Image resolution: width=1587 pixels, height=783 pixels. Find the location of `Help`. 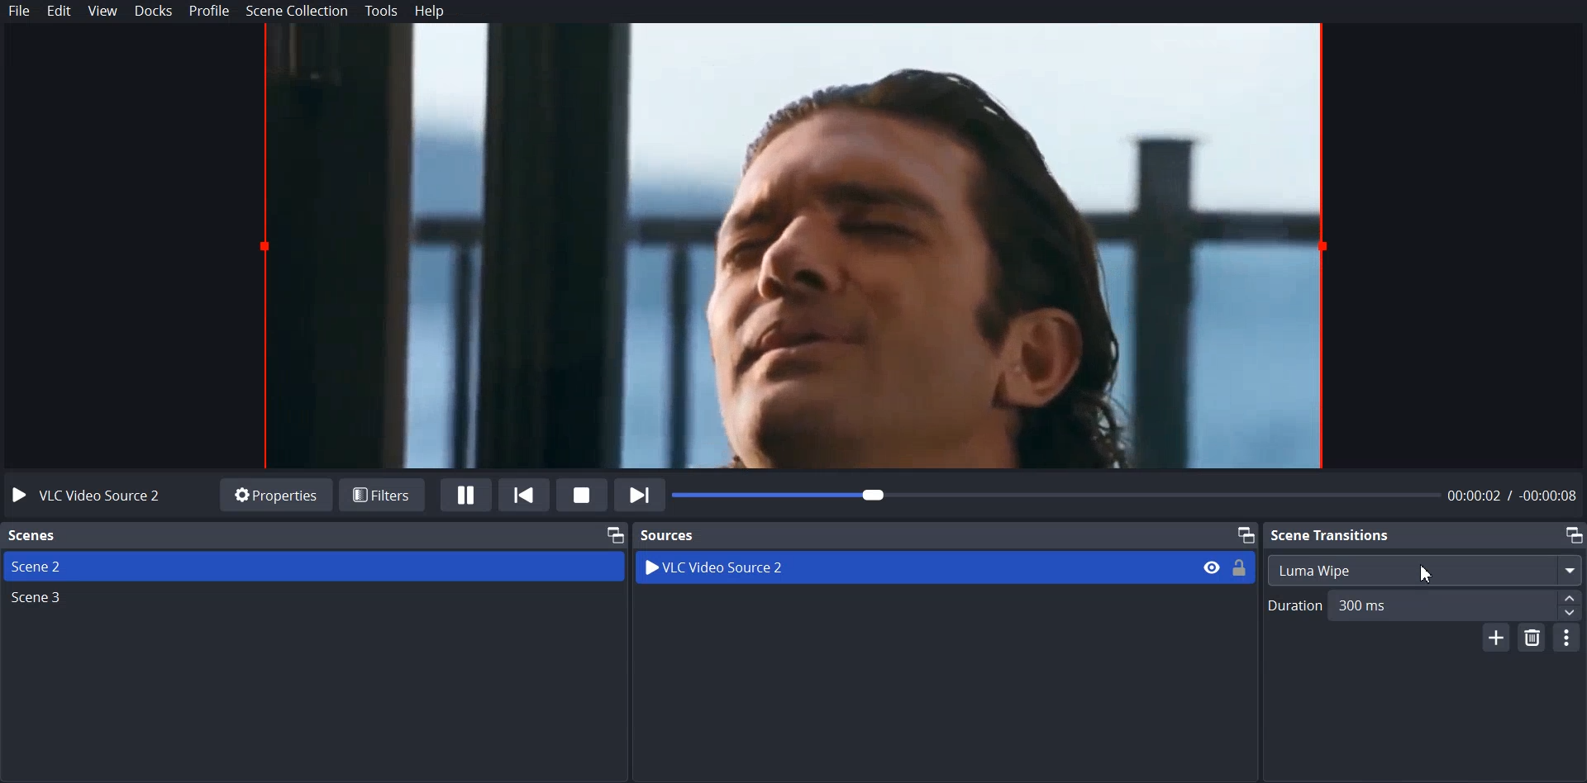

Help is located at coordinates (430, 12).